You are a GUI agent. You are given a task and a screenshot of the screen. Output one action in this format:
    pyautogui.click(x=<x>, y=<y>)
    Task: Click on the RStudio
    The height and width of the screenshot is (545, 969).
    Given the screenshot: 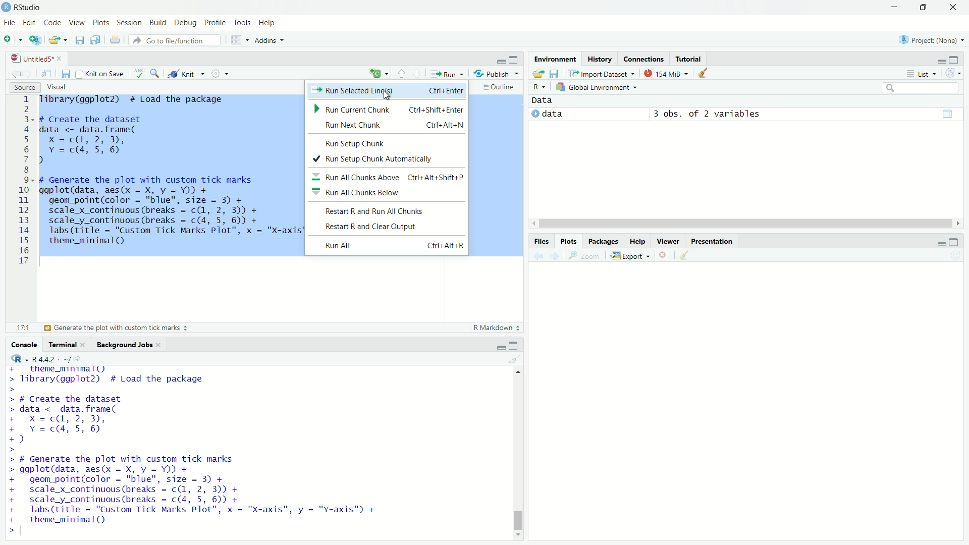 What is the action you would take?
    pyautogui.click(x=29, y=7)
    